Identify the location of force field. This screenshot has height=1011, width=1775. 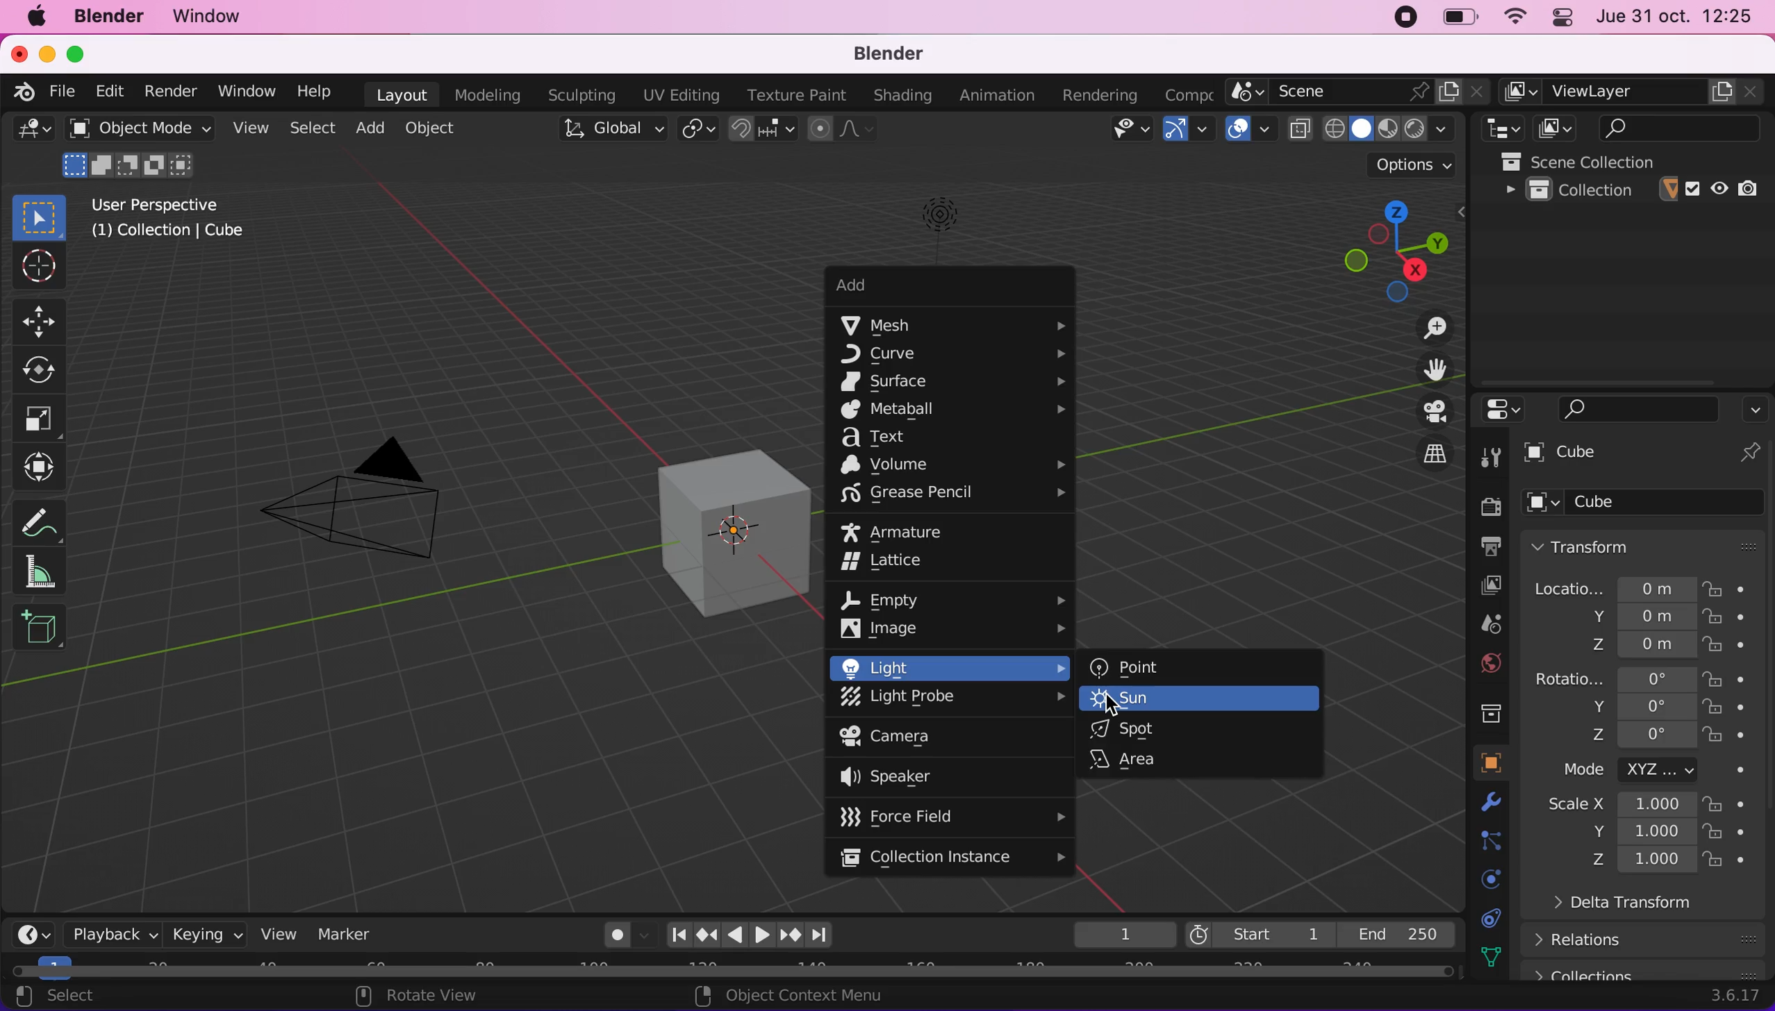
(950, 815).